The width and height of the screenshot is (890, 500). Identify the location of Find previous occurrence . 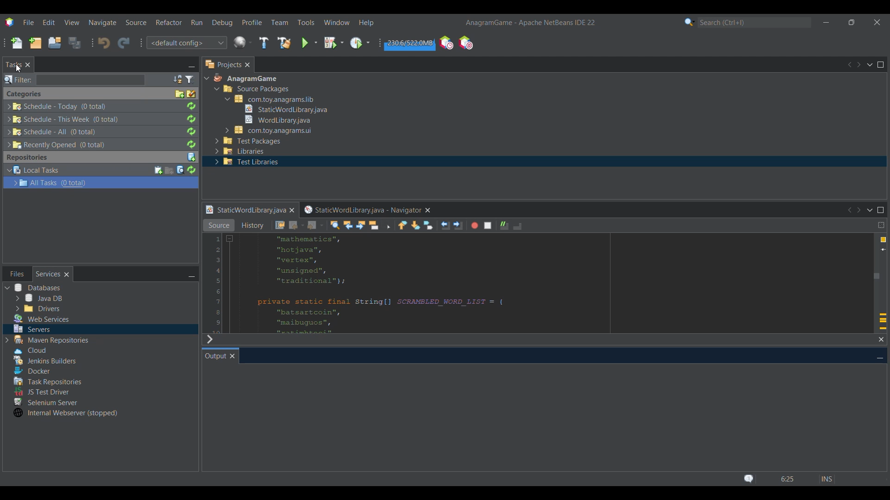
(348, 225).